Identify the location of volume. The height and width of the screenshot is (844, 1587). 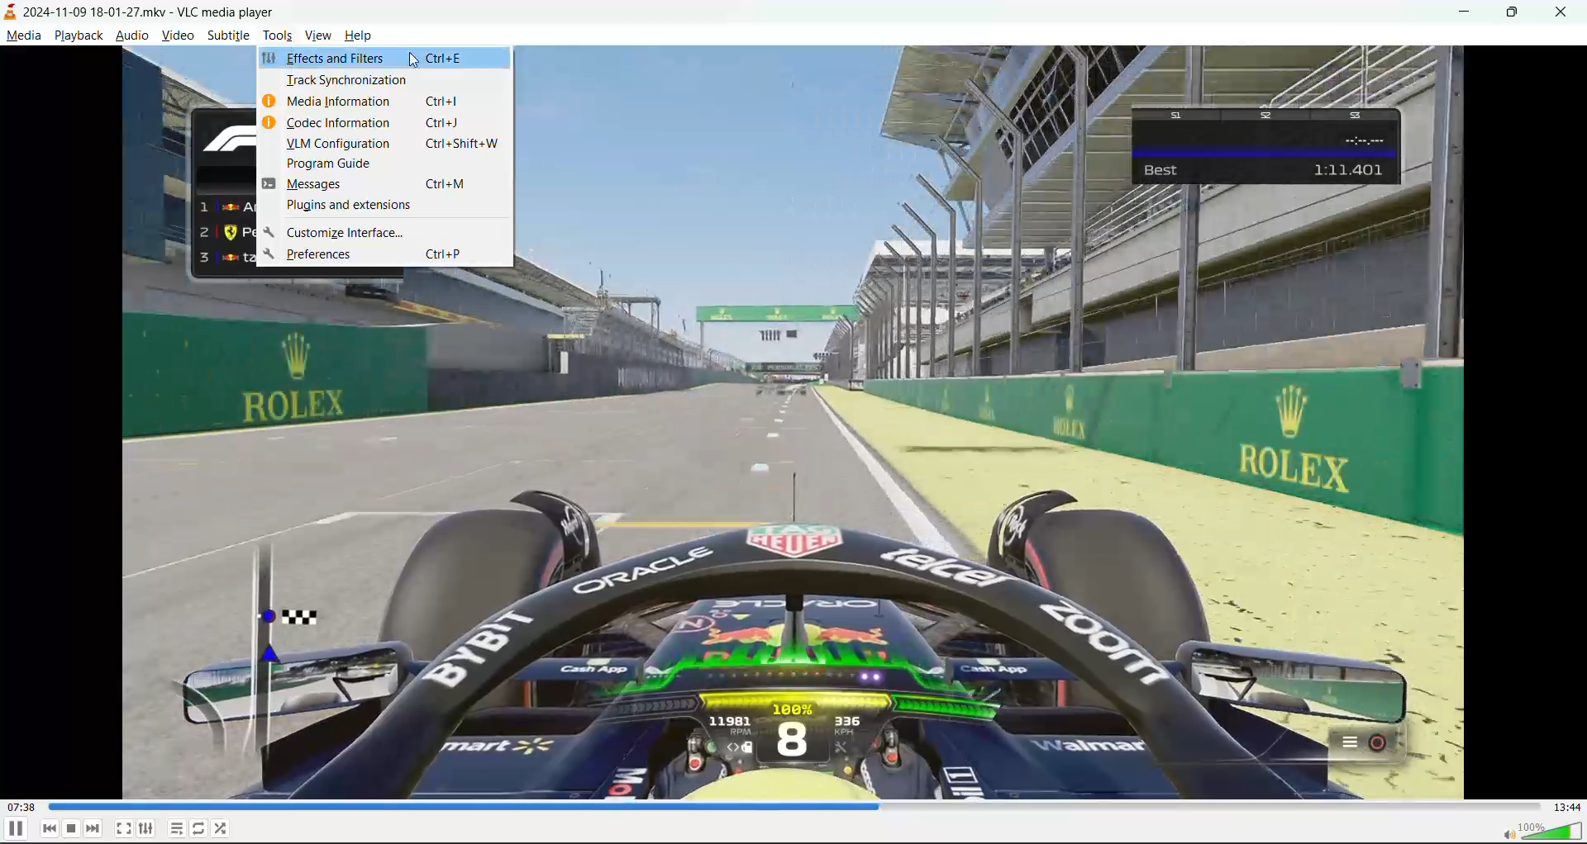
(1541, 830).